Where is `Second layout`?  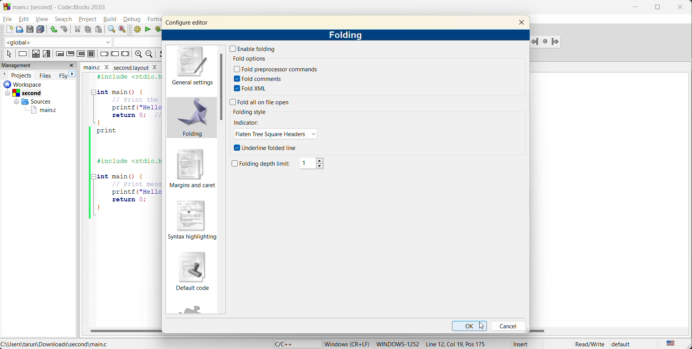
Second layout is located at coordinates (136, 67).